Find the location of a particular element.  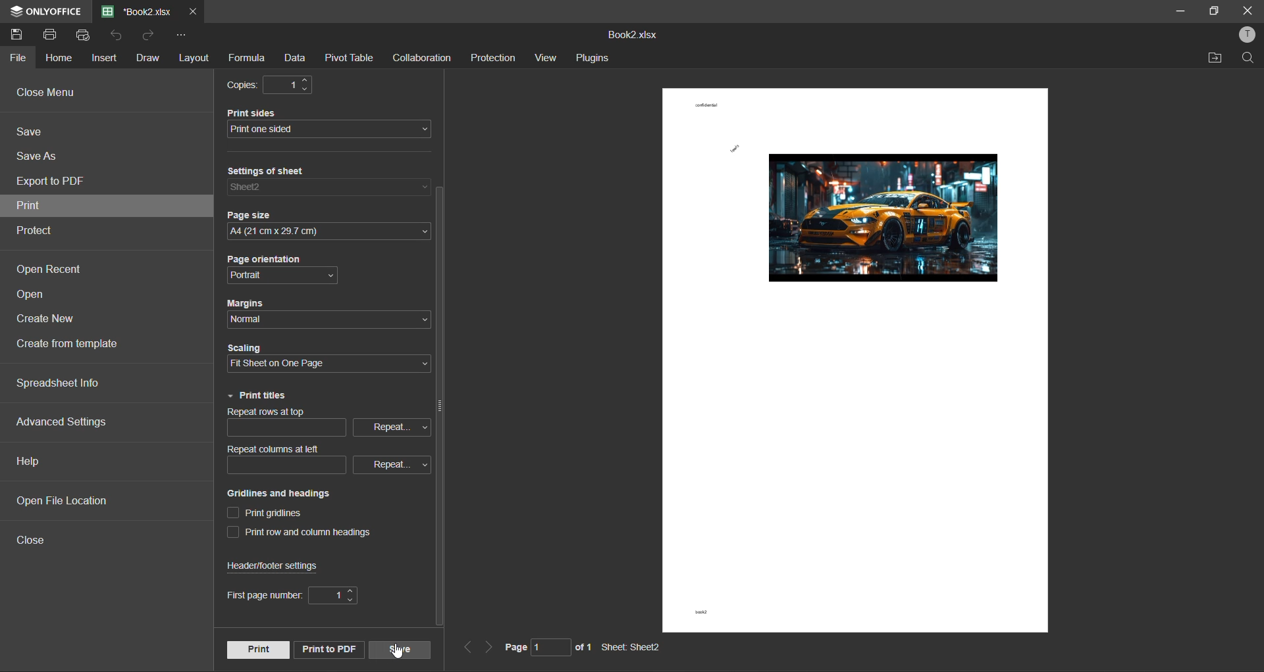

lewis is located at coordinates (733, 149).